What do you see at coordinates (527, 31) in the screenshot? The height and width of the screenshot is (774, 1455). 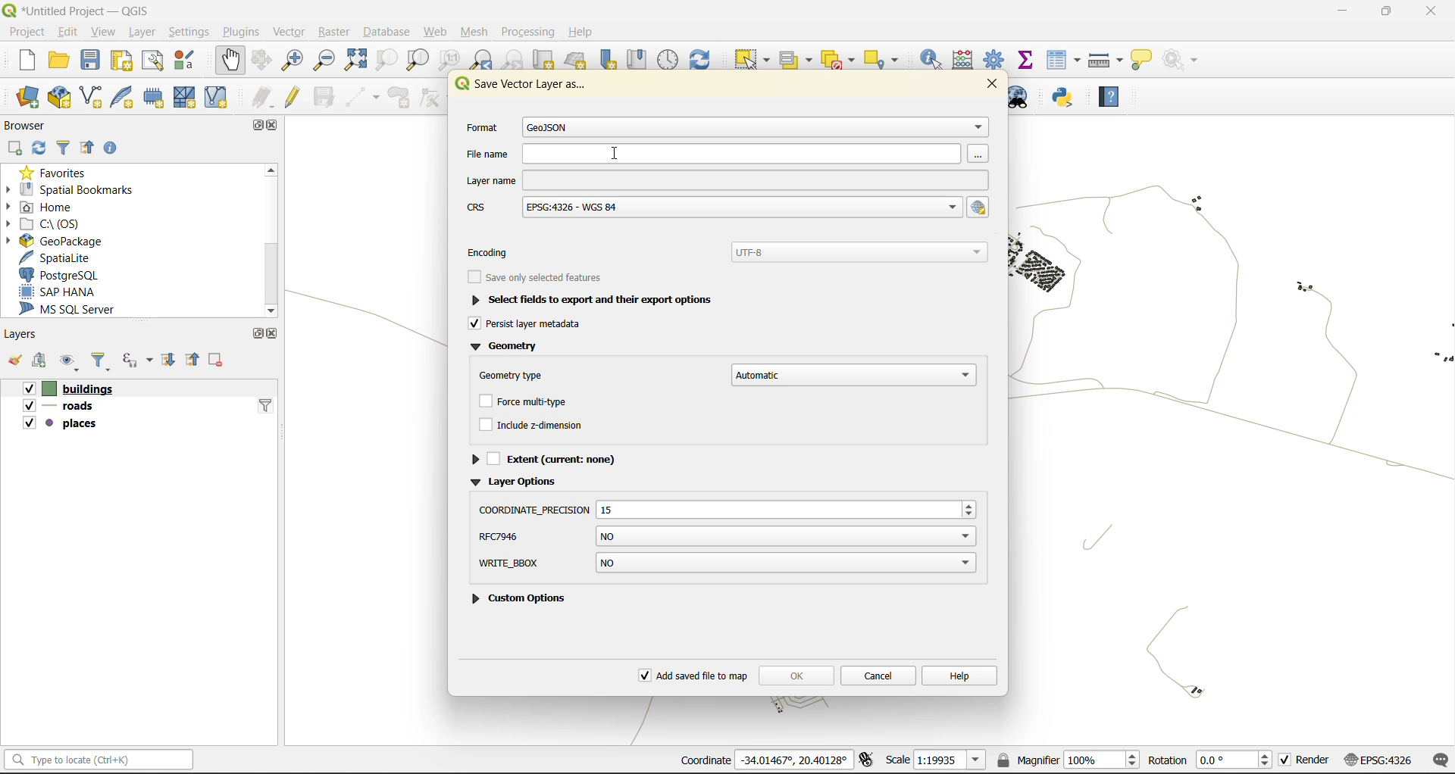 I see `processing` at bounding box center [527, 31].